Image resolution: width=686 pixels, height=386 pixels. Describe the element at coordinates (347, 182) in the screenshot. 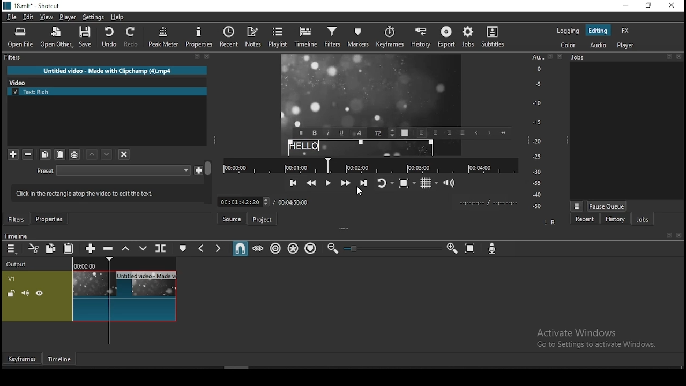

I see `play quickly forwards` at that location.